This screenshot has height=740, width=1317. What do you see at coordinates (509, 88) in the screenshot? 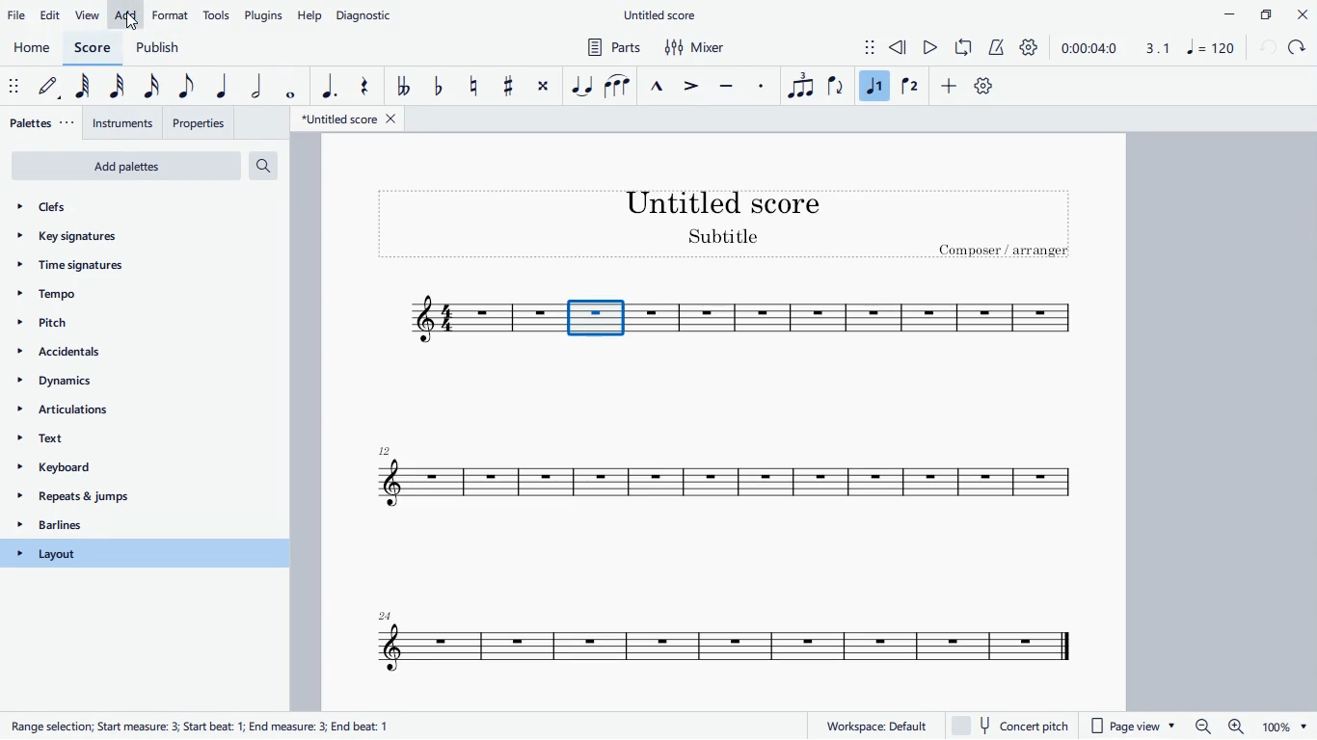
I see `toggle sharp` at bounding box center [509, 88].